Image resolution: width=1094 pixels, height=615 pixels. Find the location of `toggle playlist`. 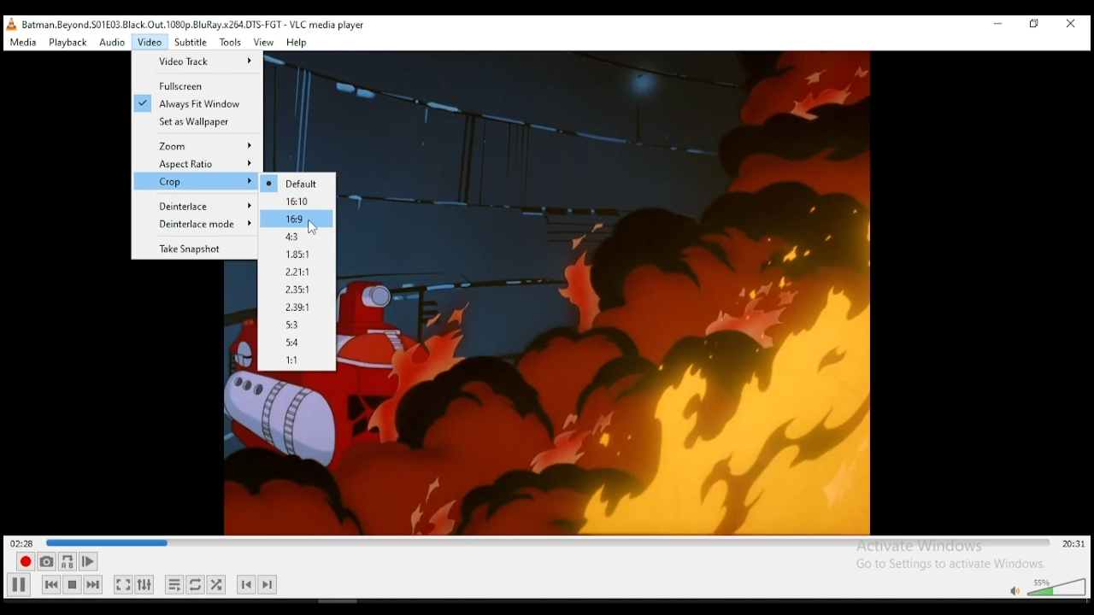

toggle playlist is located at coordinates (175, 584).